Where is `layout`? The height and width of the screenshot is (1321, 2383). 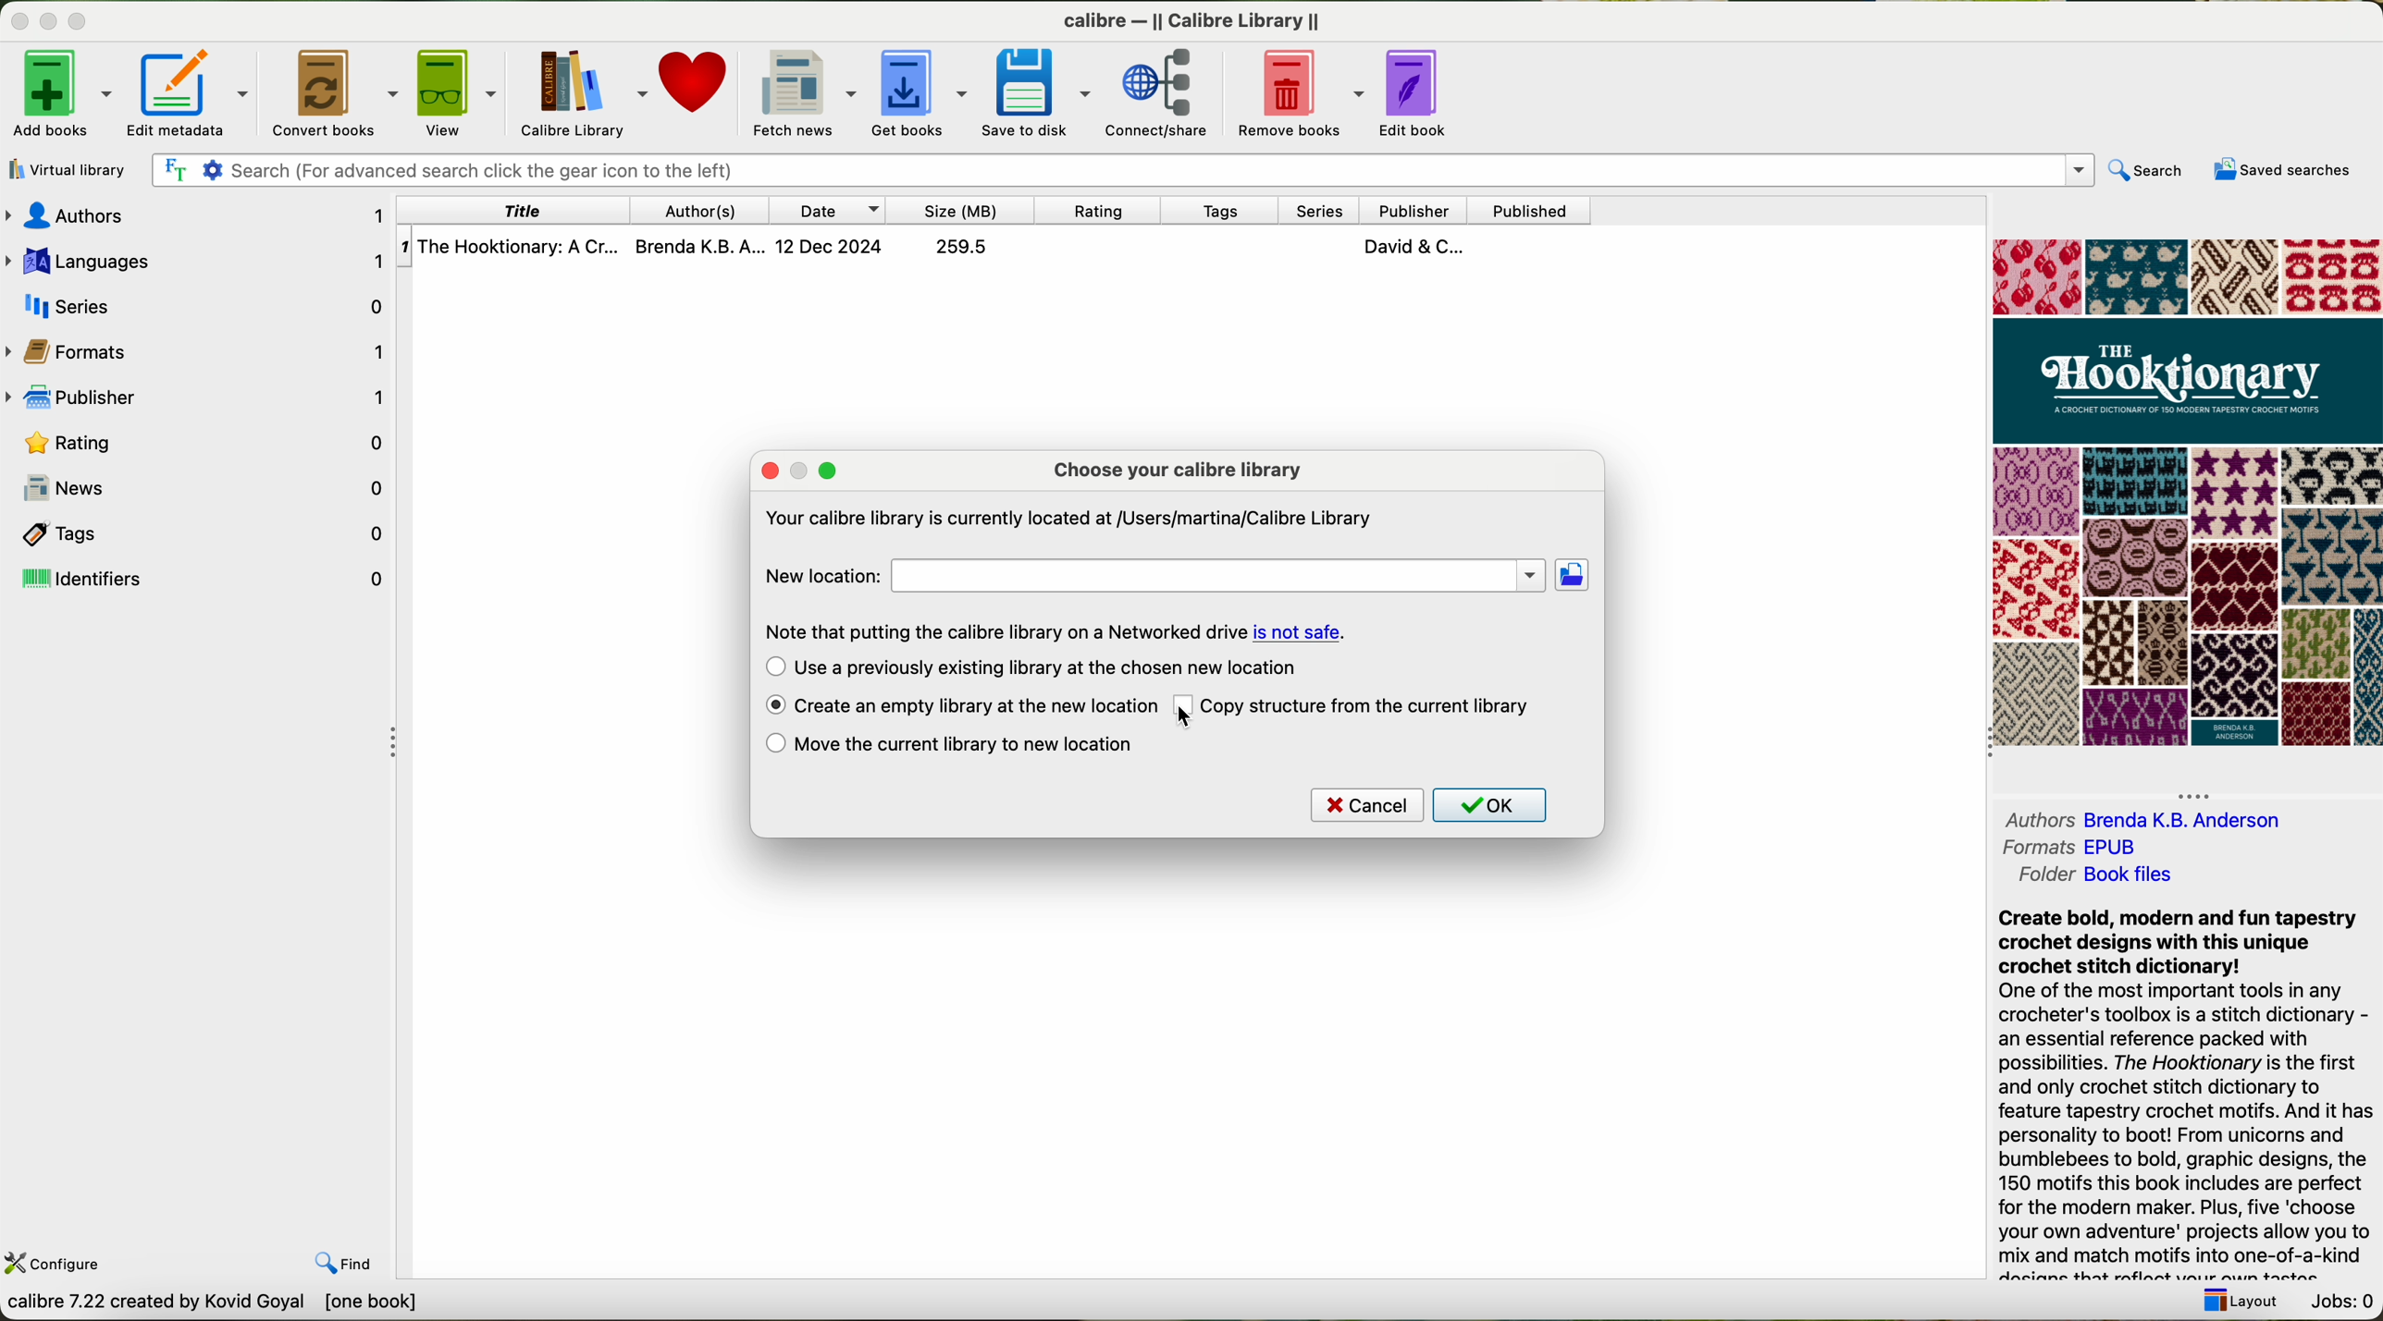
layout is located at coordinates (2244, 1303).